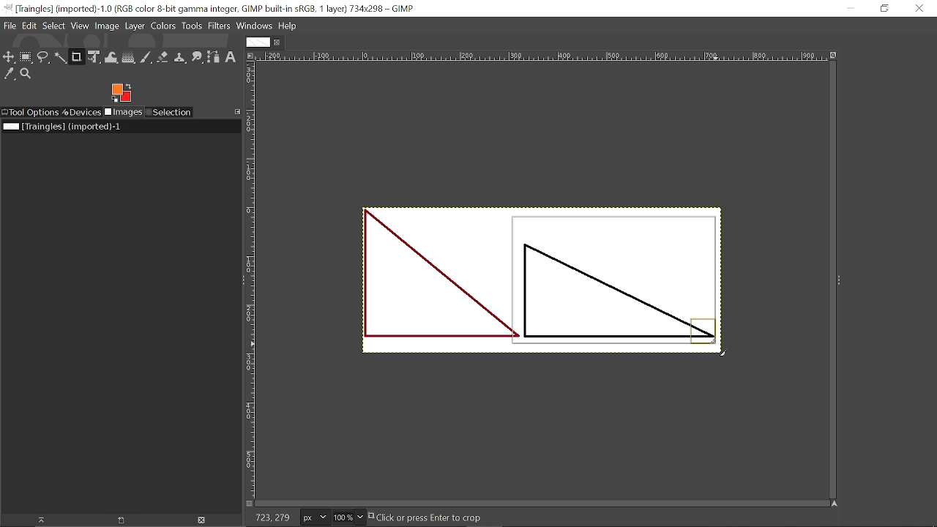  What do you see at coordinates (122, 92) in the screenshot?
I see `The active foreground color` at bounding box center [122, 92].